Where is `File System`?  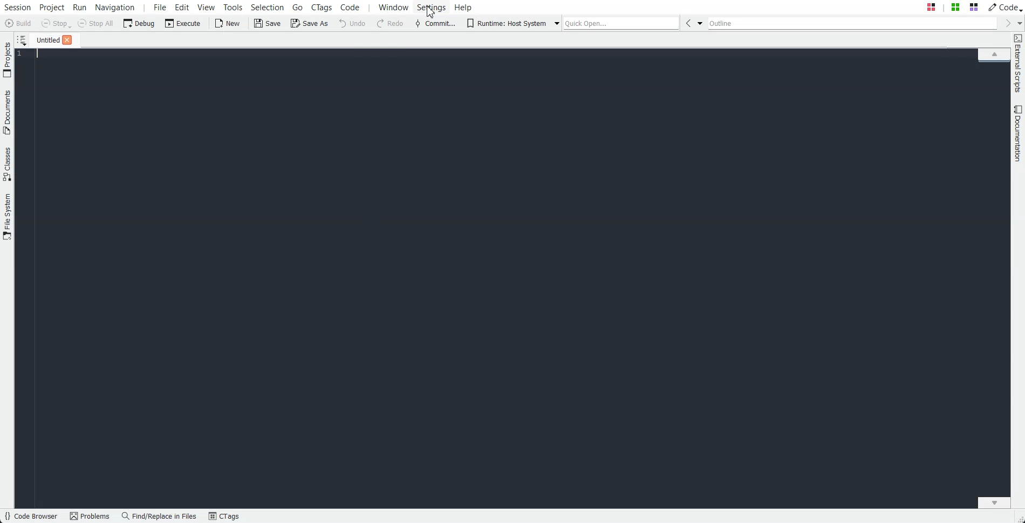
File System is located at coordinates (8, 218).